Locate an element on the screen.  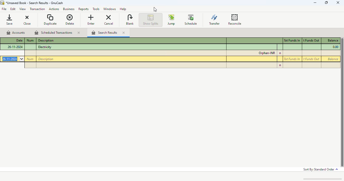
schedule is located at coordinates (191, 19).